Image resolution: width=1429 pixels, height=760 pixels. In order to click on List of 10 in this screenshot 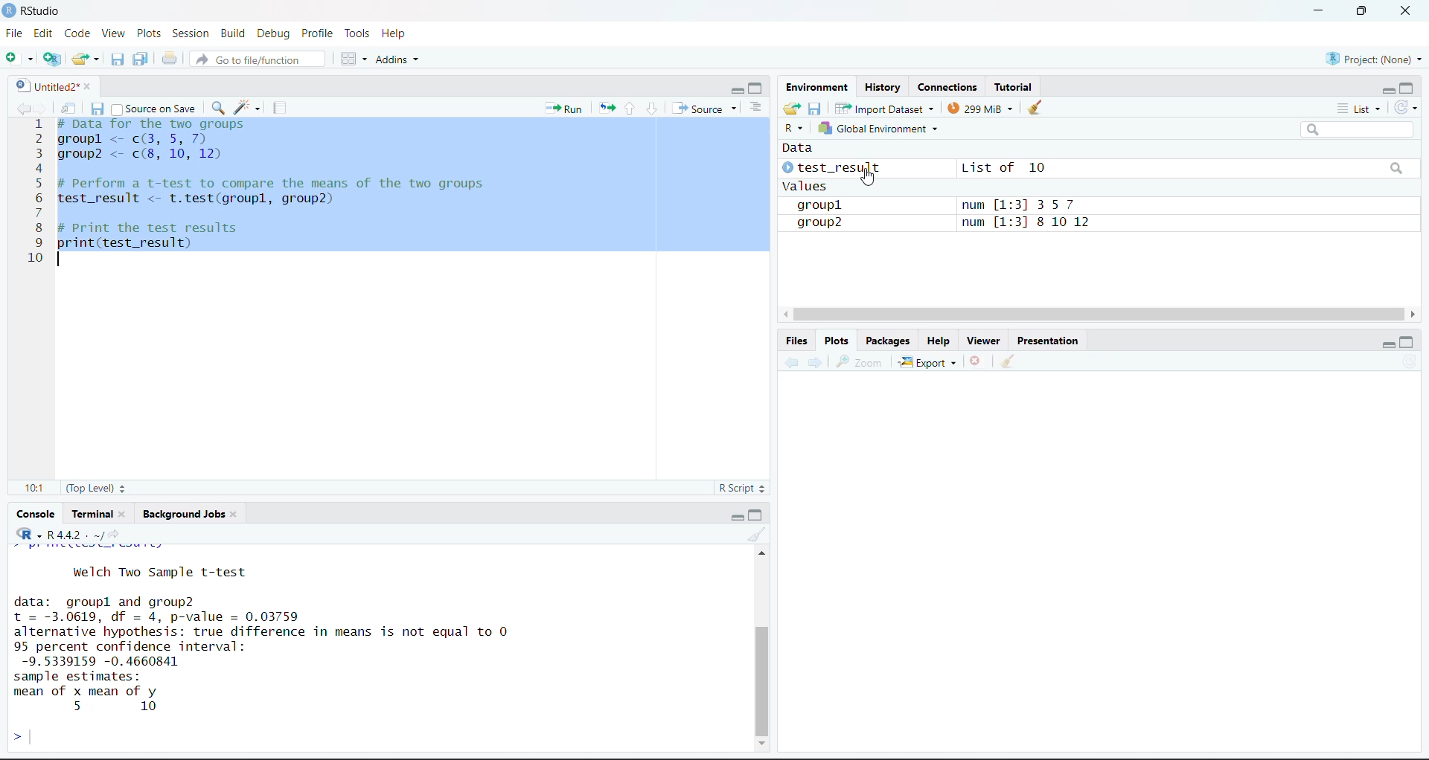, I will do `click(1005, 166)`.